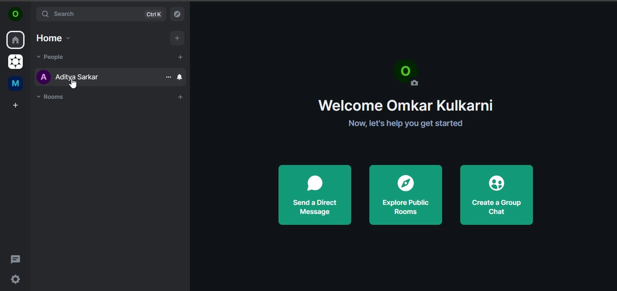  Describe the element at coordinates (405, 105) in the screenshot. I see `Welcome Omkar Kulkarni` at that location.